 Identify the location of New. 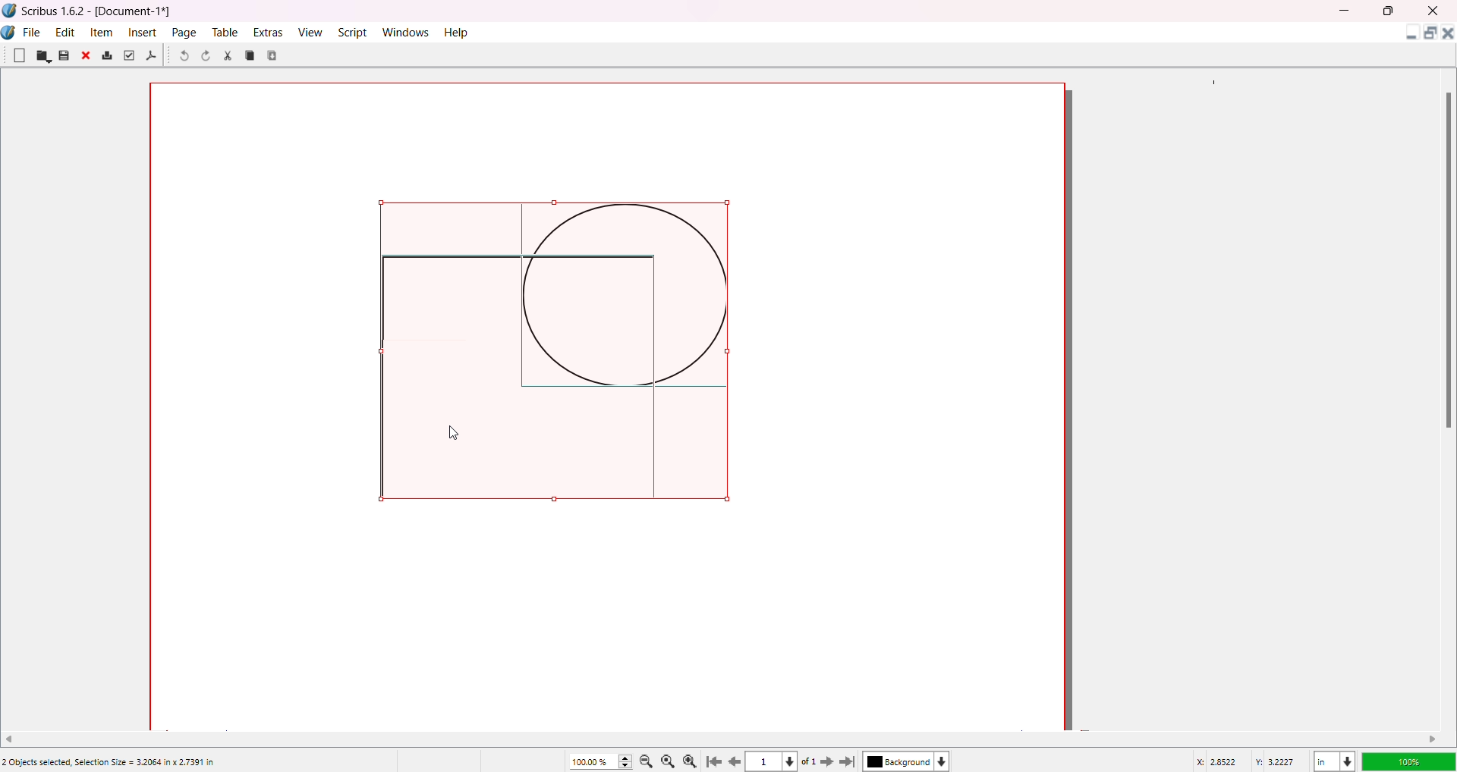
(19, 55).